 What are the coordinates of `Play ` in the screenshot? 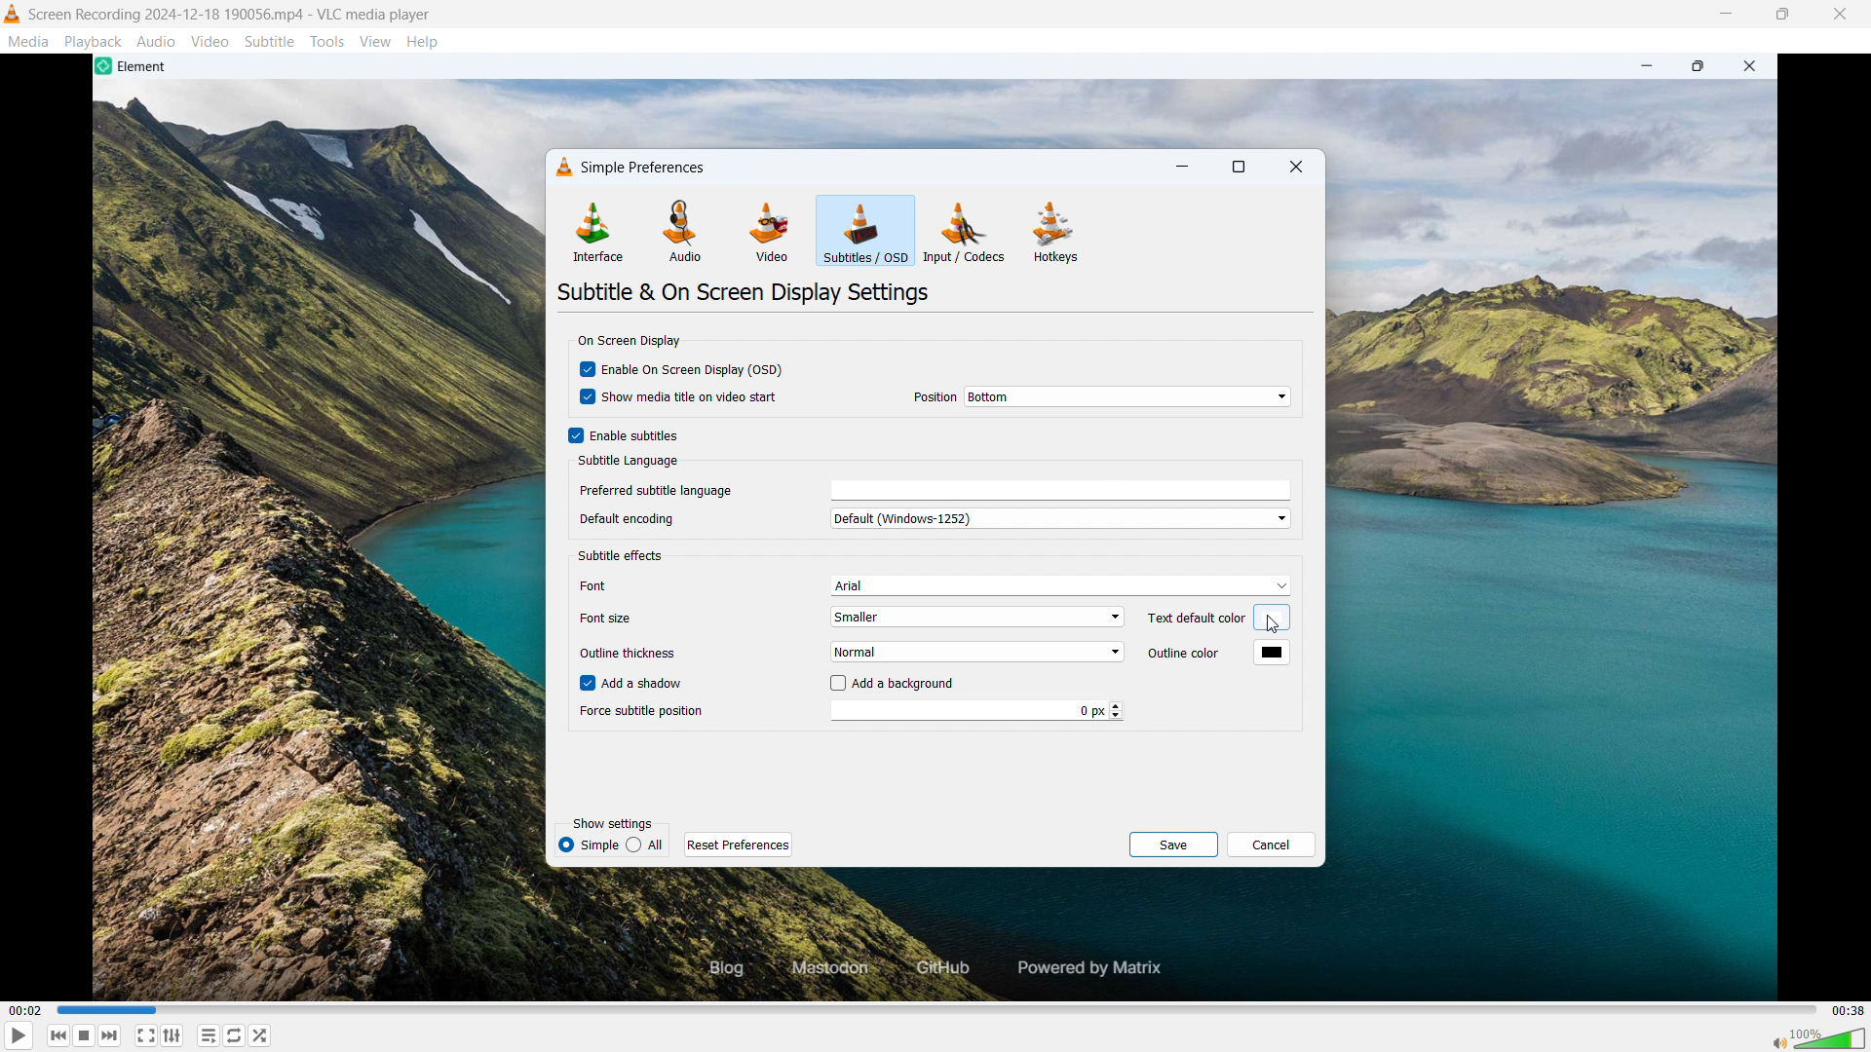 It's located at (18, 1035).